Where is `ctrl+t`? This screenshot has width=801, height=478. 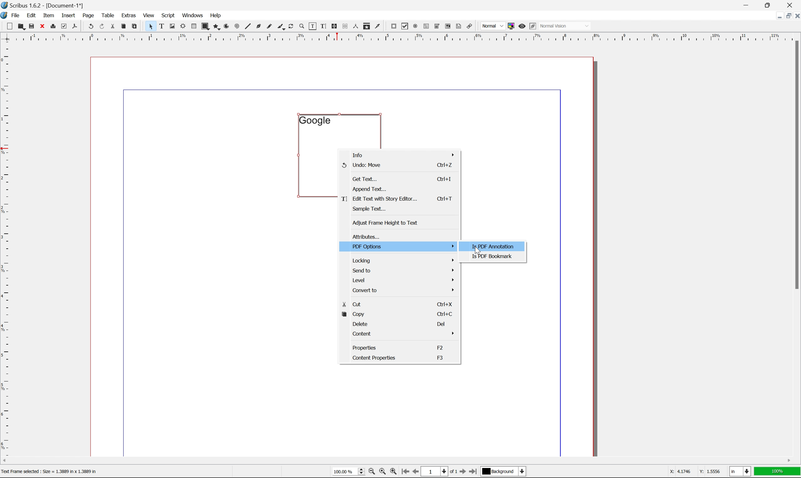 ctrl+t is located at coordinates (445, 198).